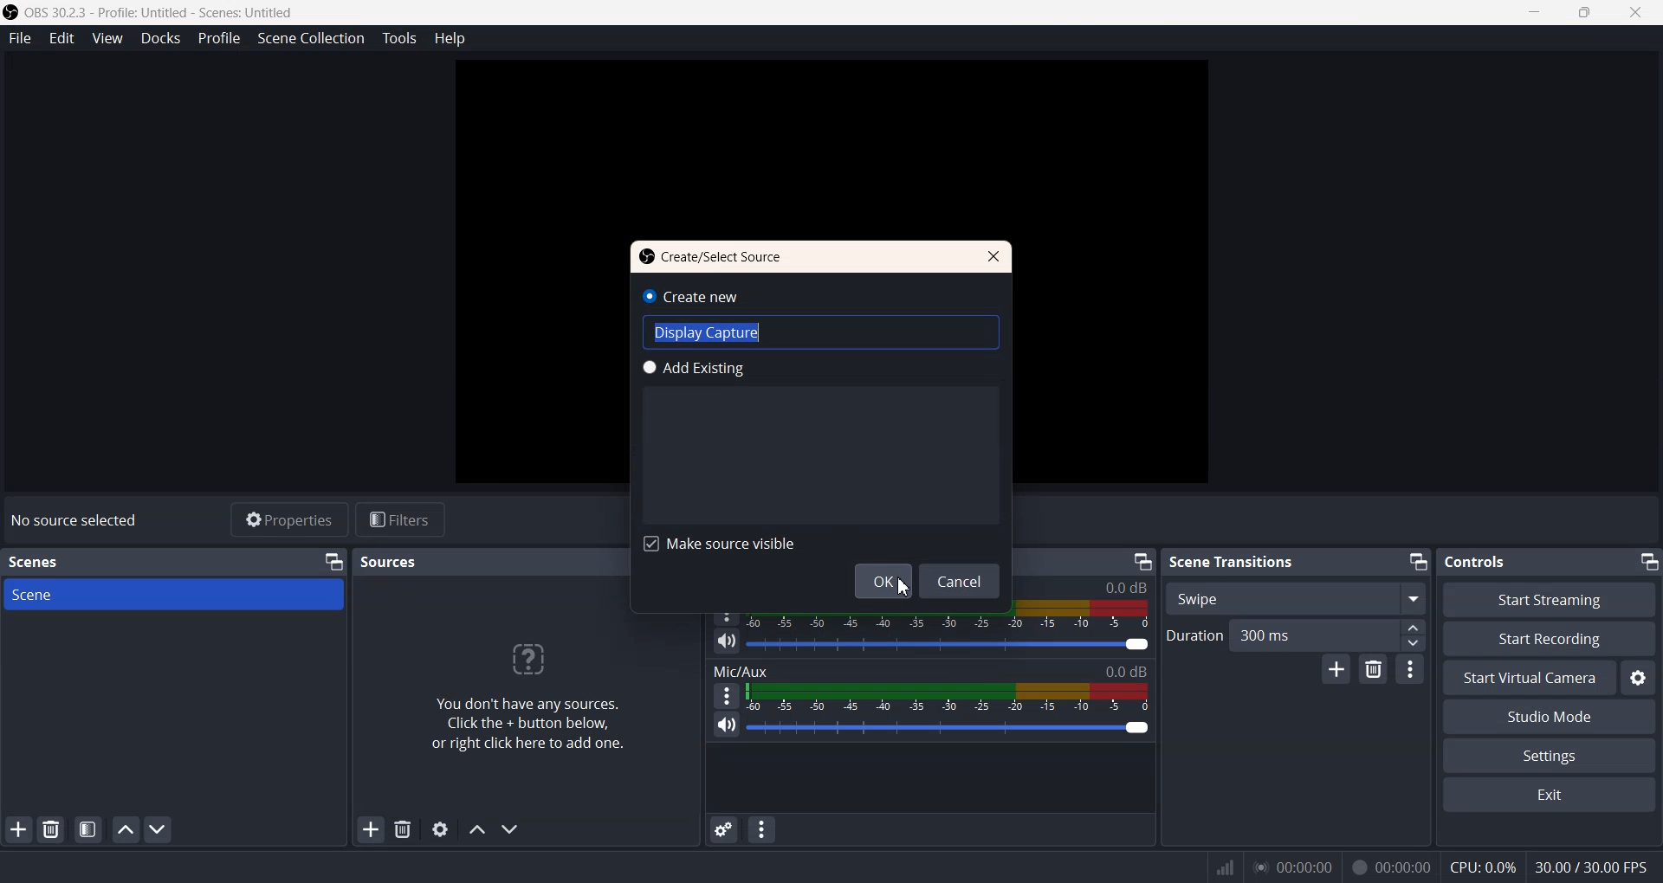 Image resolution: width=1663 pixels, height=883 pixels. Describe the element at coordinates (948, 697) in the screenshot. I see `Volume Indicator` at that location.